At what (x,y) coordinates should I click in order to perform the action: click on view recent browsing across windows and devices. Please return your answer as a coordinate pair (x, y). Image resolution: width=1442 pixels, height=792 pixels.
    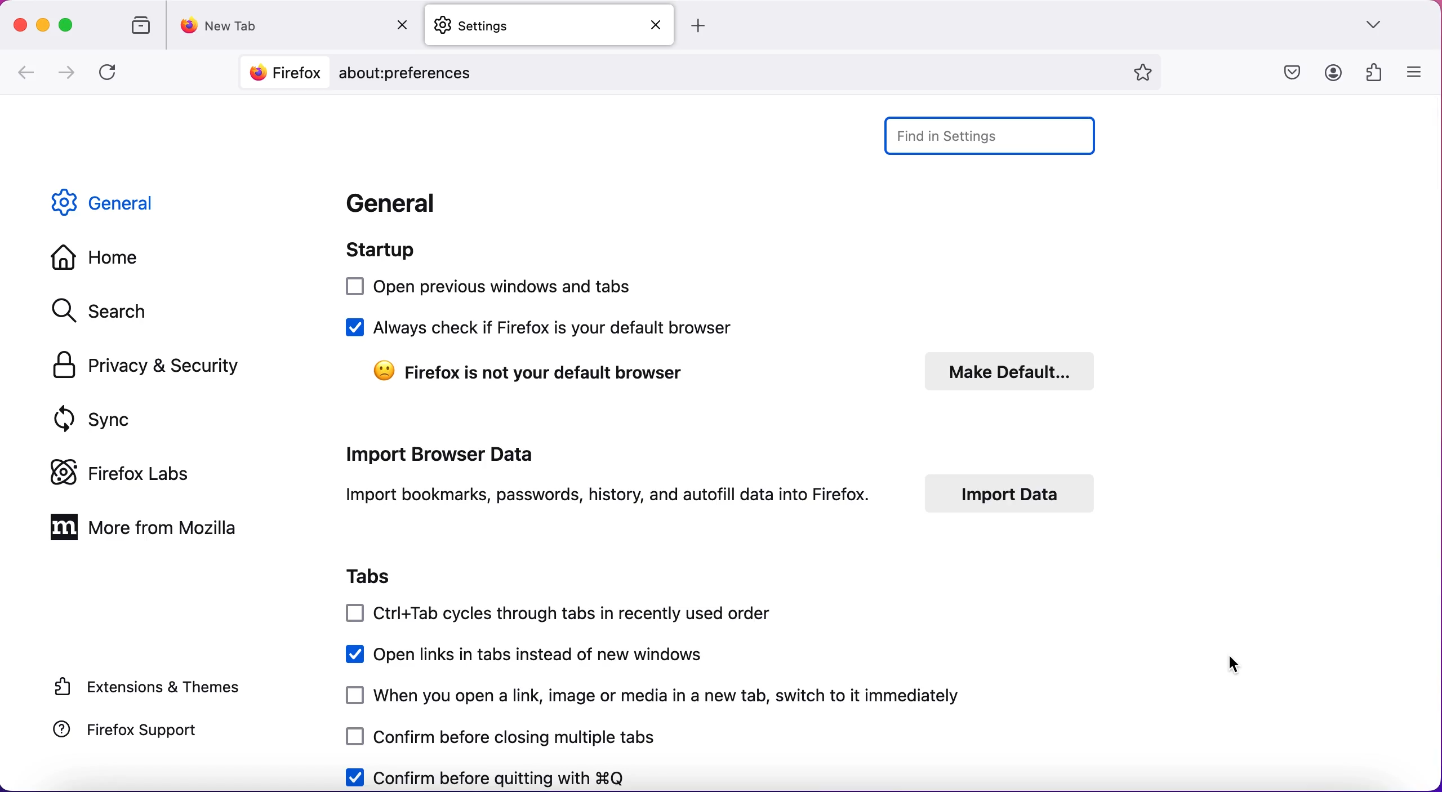
    Looking at the image, I should click on (135, 26).